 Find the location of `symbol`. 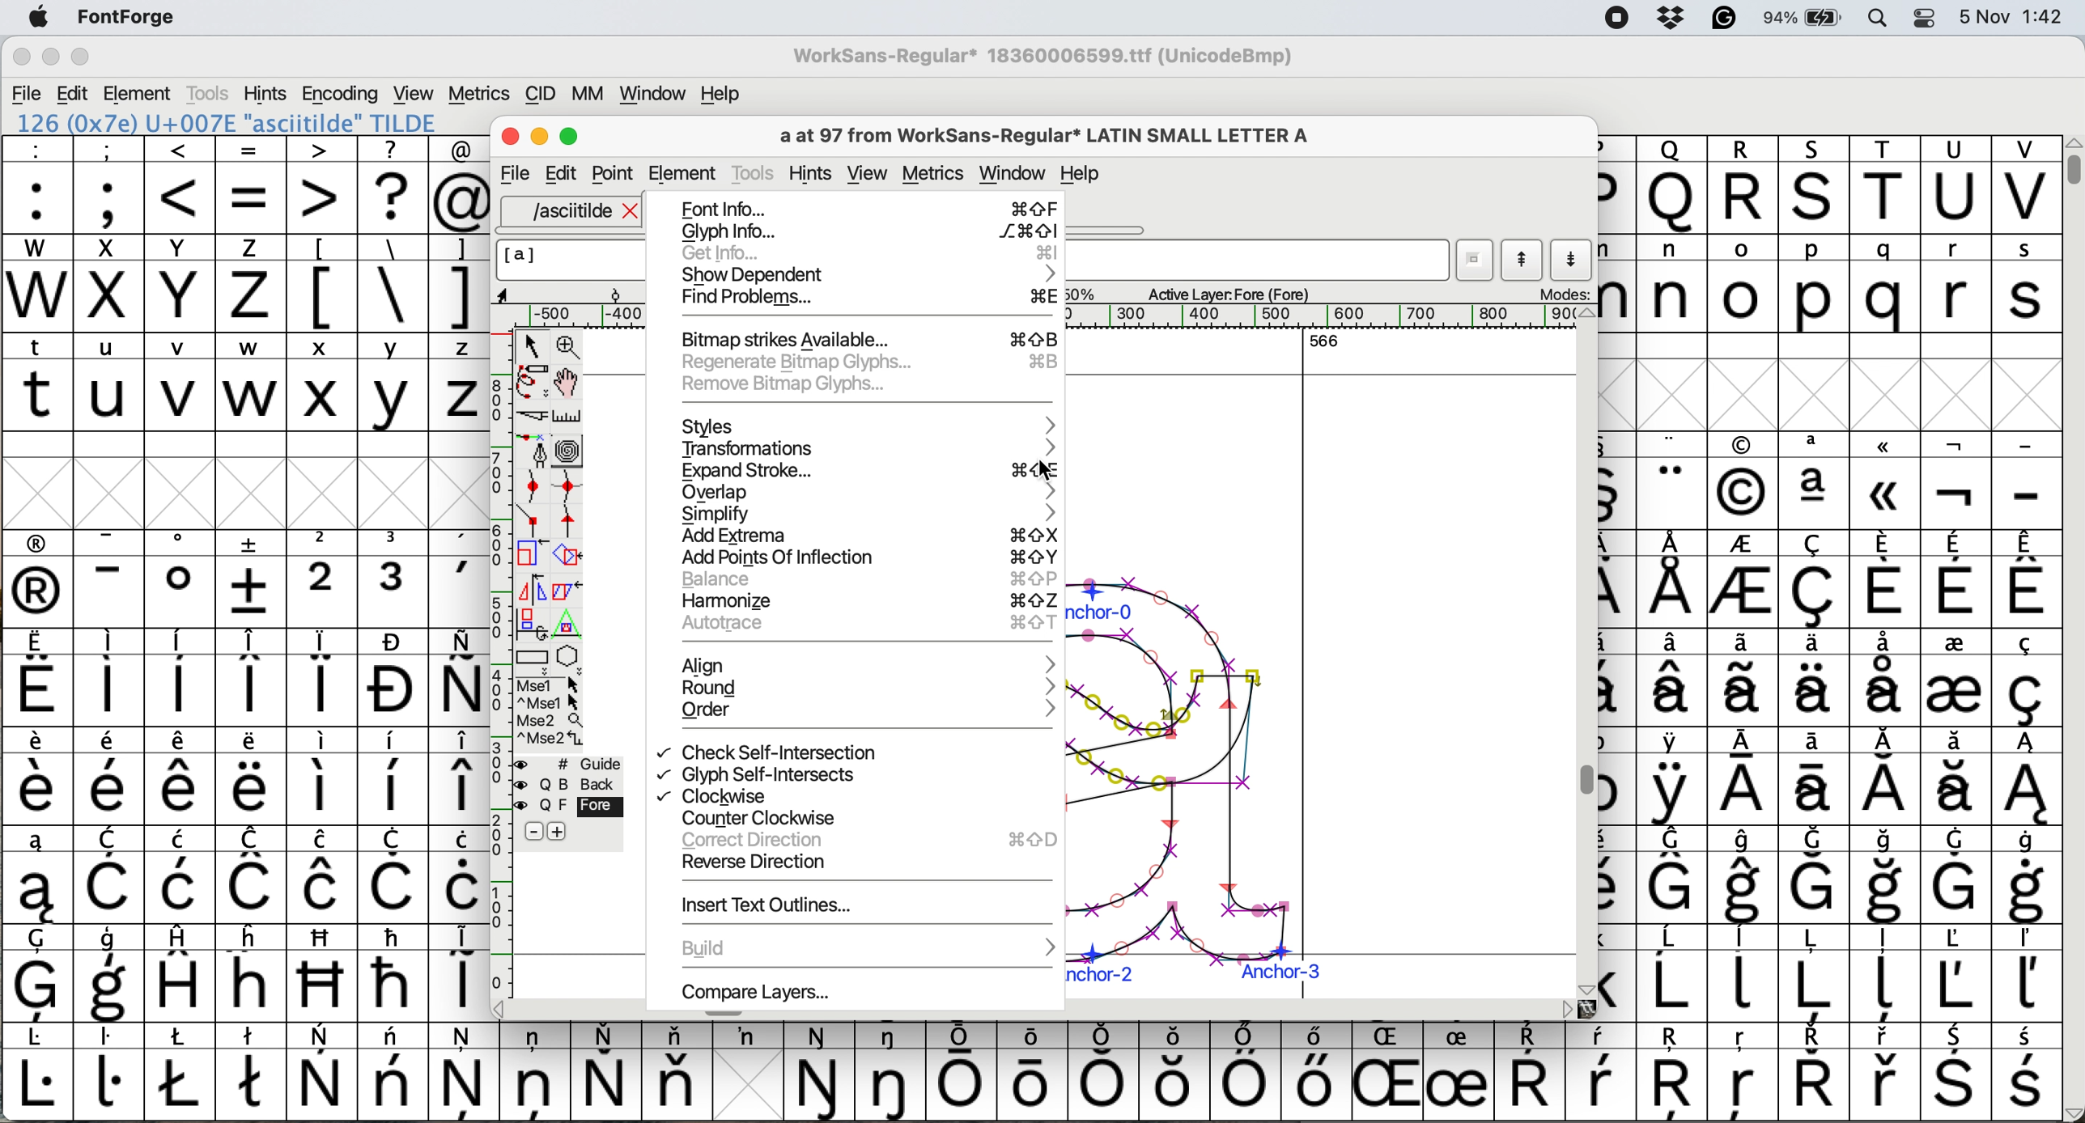

symbol is located at coordinates (324, 677).